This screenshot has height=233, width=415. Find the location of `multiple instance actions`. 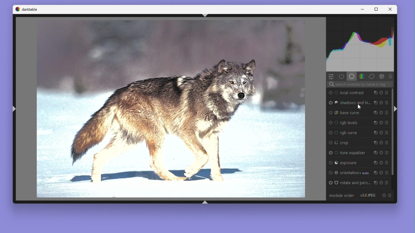

multiple instance actions is located at coordinates (375, 103).